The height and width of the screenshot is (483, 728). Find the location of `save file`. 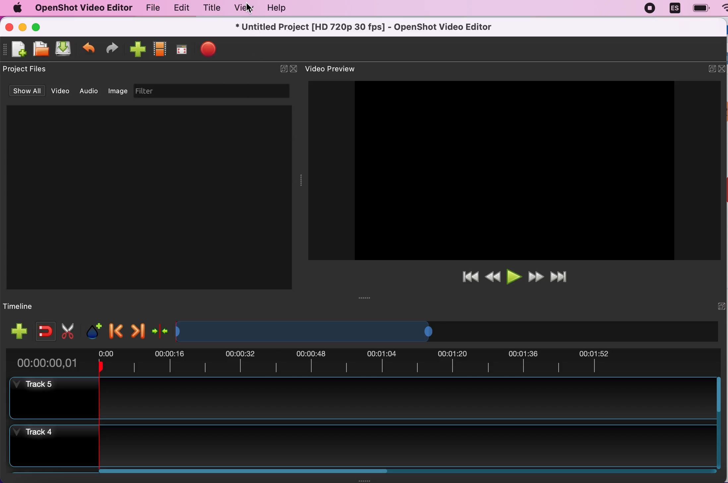

save file is located at coordinates (64, 49).